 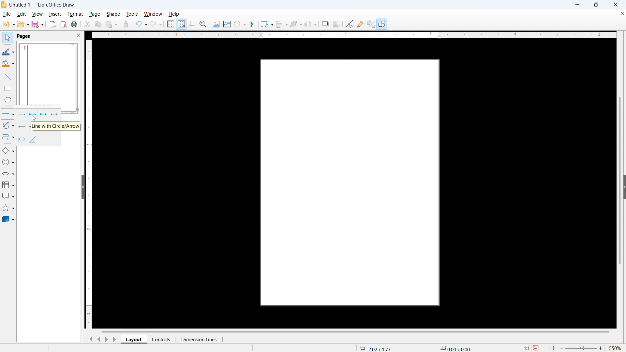 What do you see at coordinates (38, 14) in the screenshot?
I see `View ` at bounding box center [38, 14].